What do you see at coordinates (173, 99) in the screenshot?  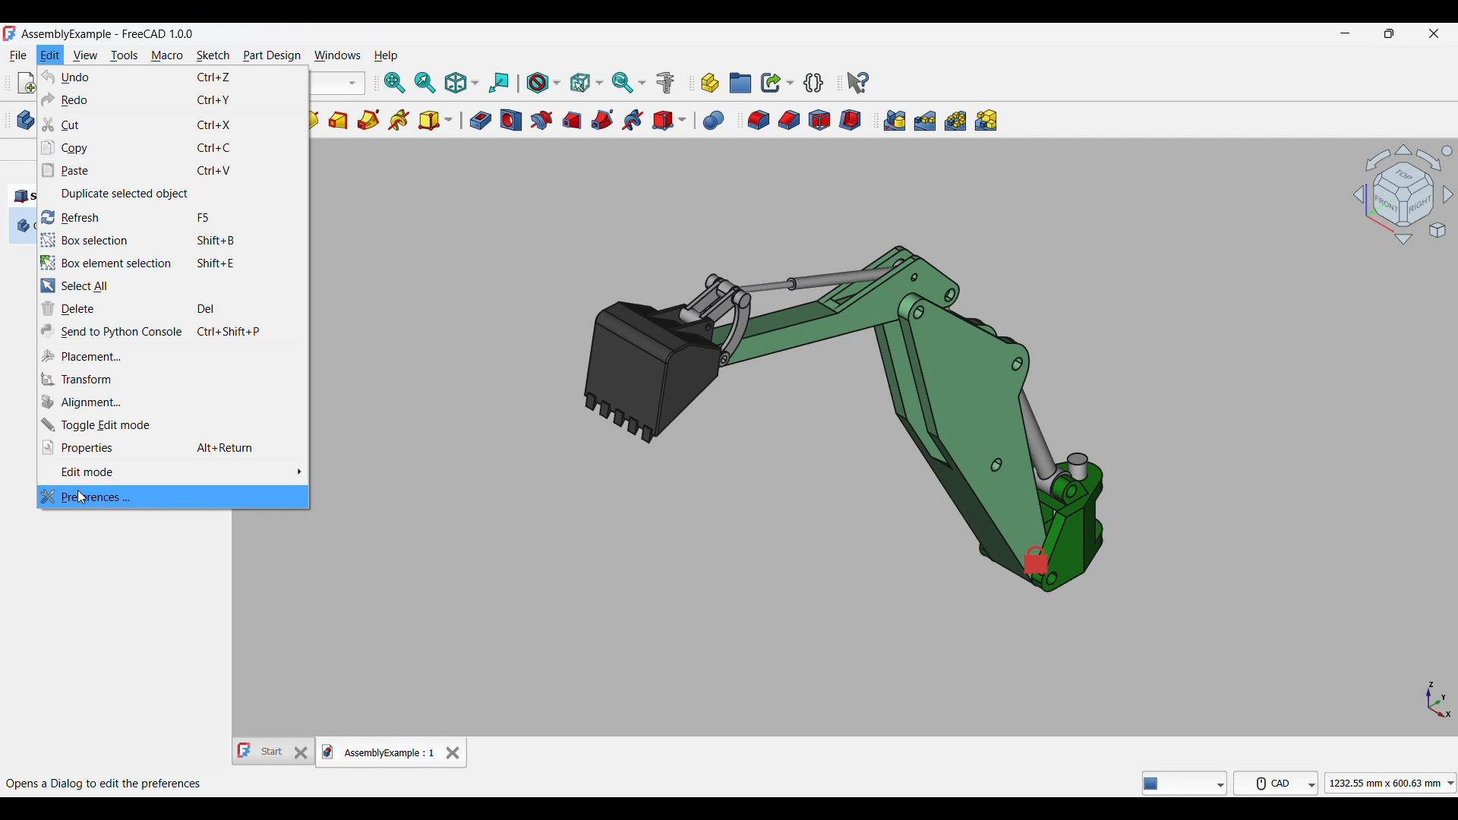 I see `Redo` at bounding box center [173, 99].